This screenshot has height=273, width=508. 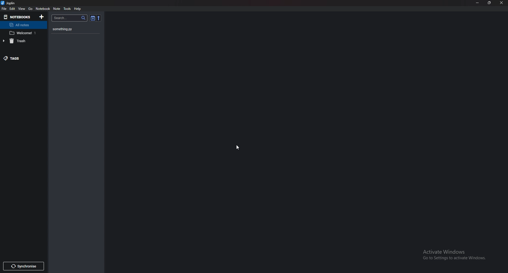 I want to click on cursor, so click(x=240, y=147).